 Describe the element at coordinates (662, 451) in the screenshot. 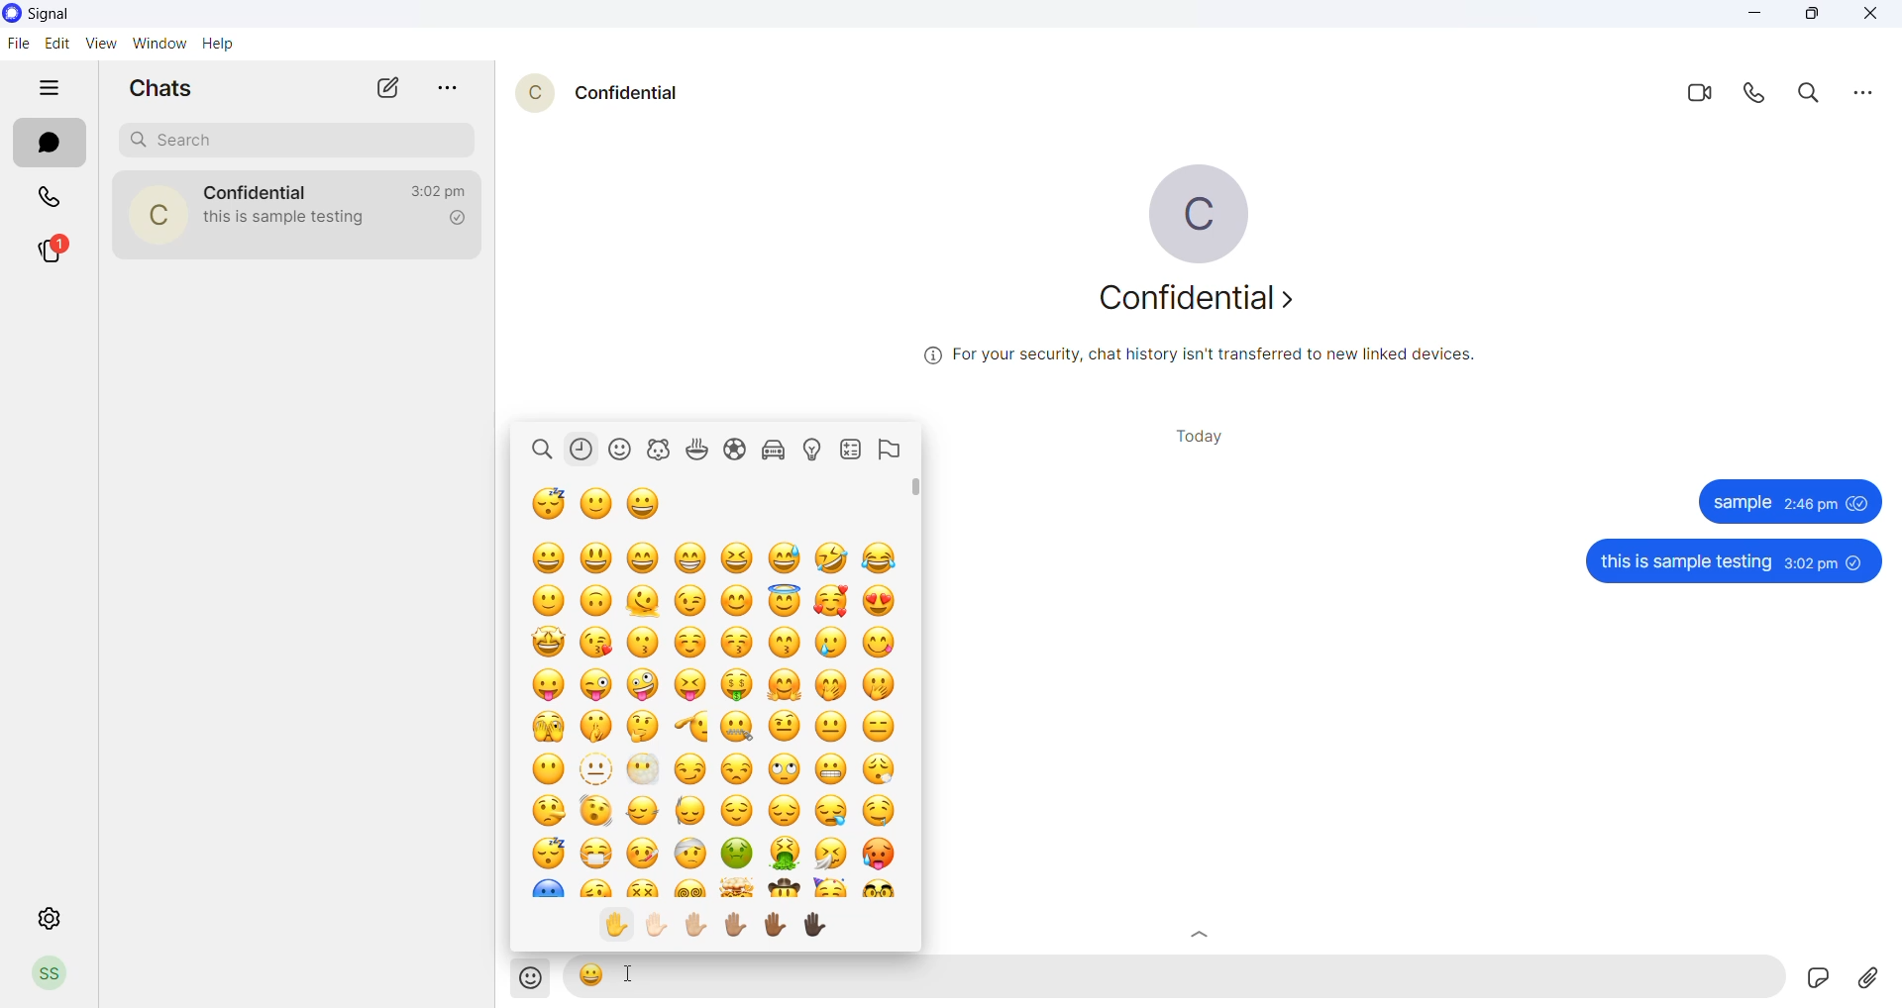

I see `animal emojis` at that location.